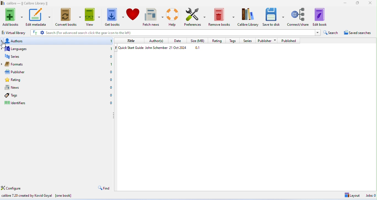 This screenshot has width=377, height=200. What do you see at coordinates (104, 189) in the screenshot?
I see `find` at bounding box center [104, 189].